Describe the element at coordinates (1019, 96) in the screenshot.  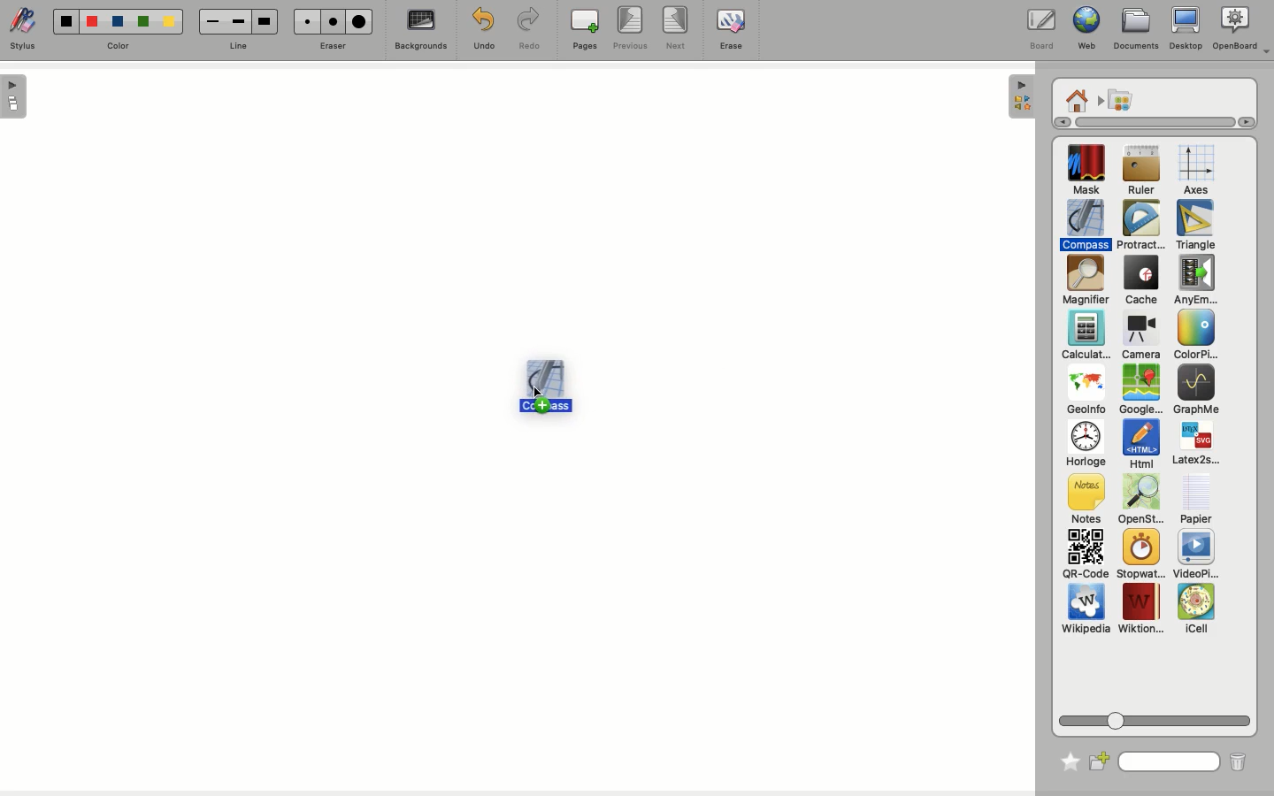
I see `hide sidebar` at that location.